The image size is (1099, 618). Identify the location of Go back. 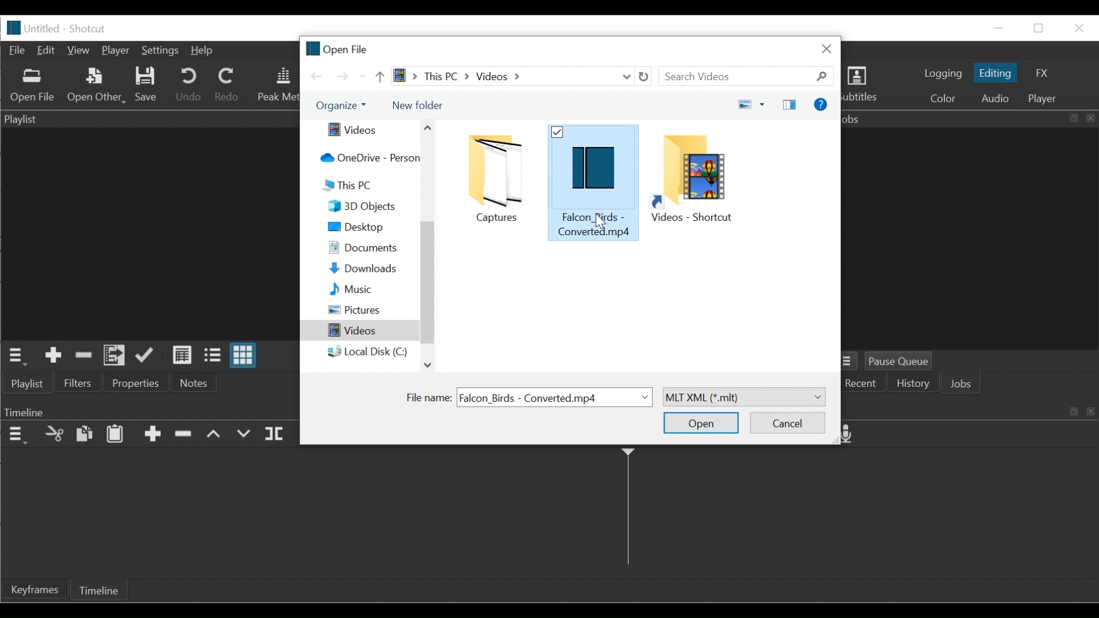
(318, 76).